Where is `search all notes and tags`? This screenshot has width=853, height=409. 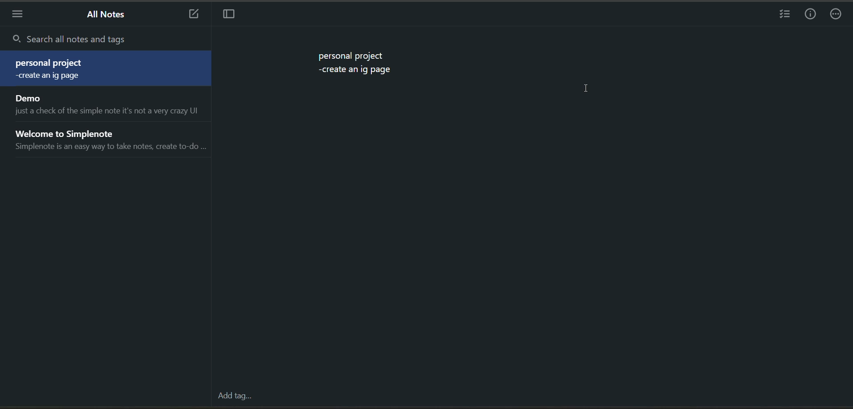
search all notes and tags is located at coordinates (114, 40).